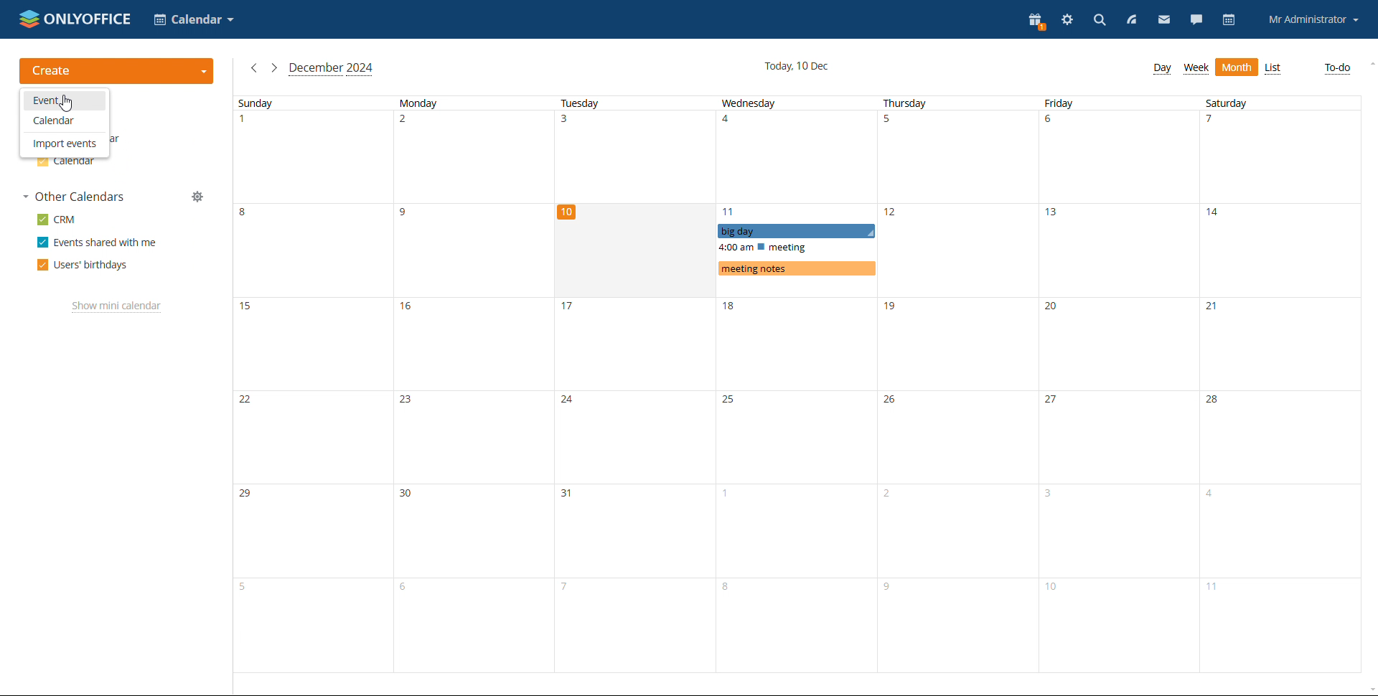  I want to click on scroll up, so click(1369, 62).